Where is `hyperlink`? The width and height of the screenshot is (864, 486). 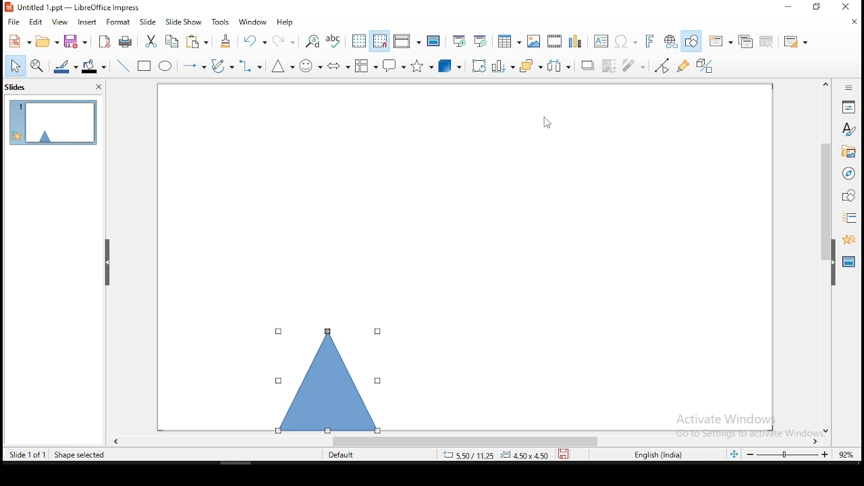
hyperlink is located at coordinates (669, 40).